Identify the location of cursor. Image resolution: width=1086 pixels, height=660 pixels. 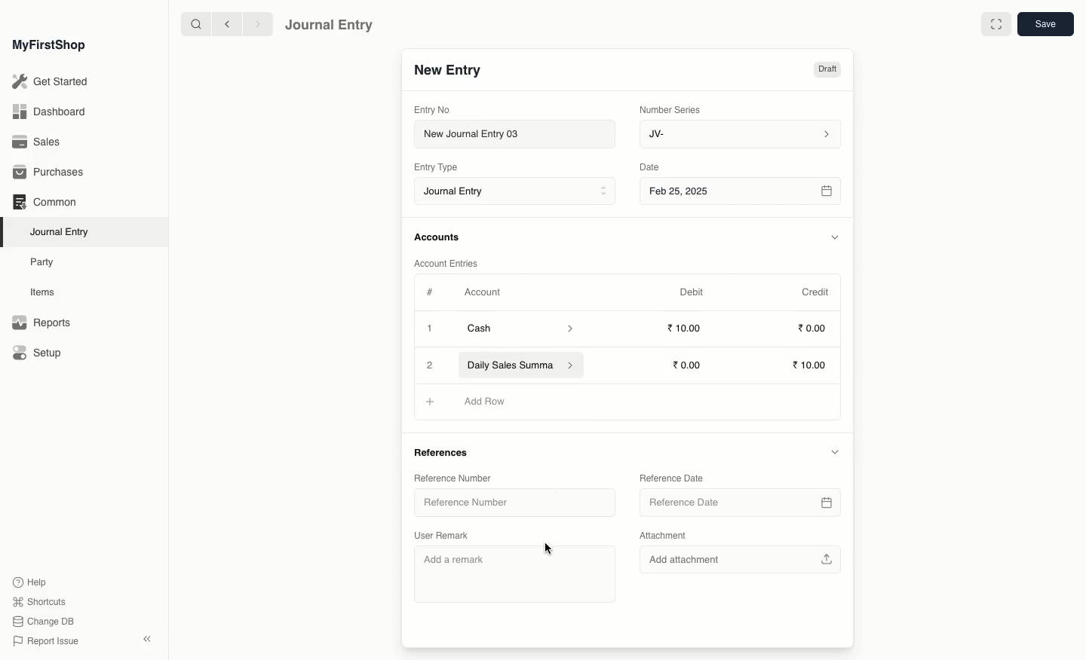
(549, 548).